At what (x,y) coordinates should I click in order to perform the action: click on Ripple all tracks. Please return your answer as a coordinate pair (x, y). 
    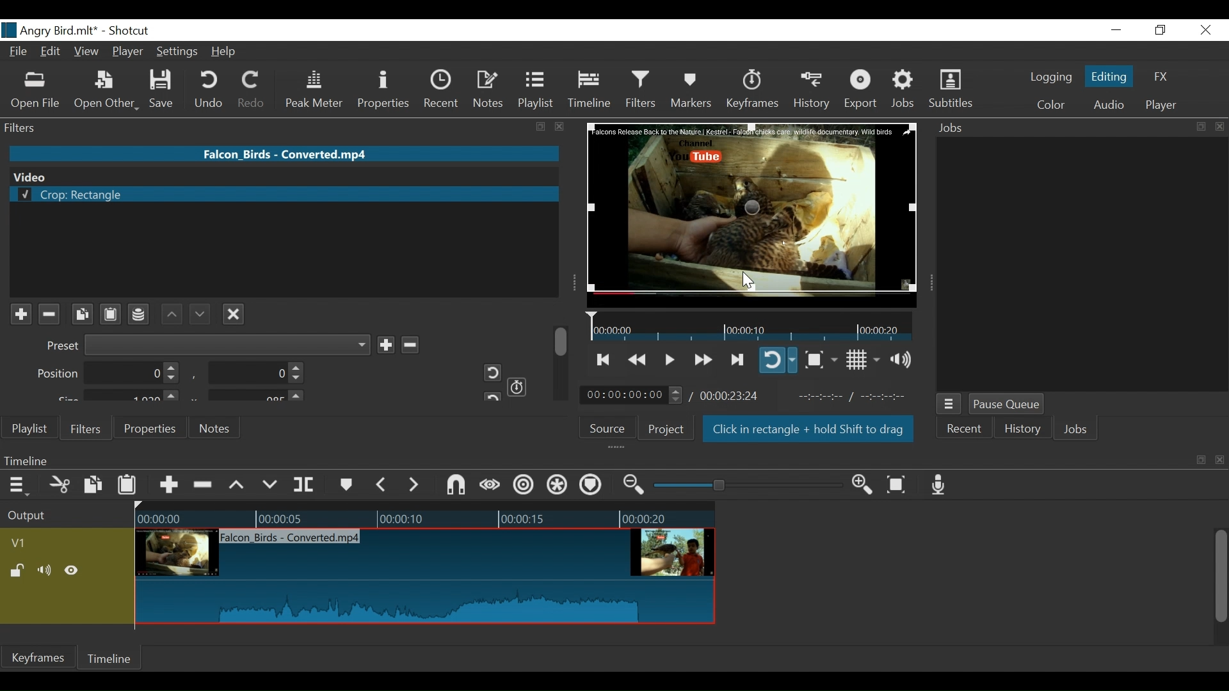
    Looking at the image, I should click on (558, 486).